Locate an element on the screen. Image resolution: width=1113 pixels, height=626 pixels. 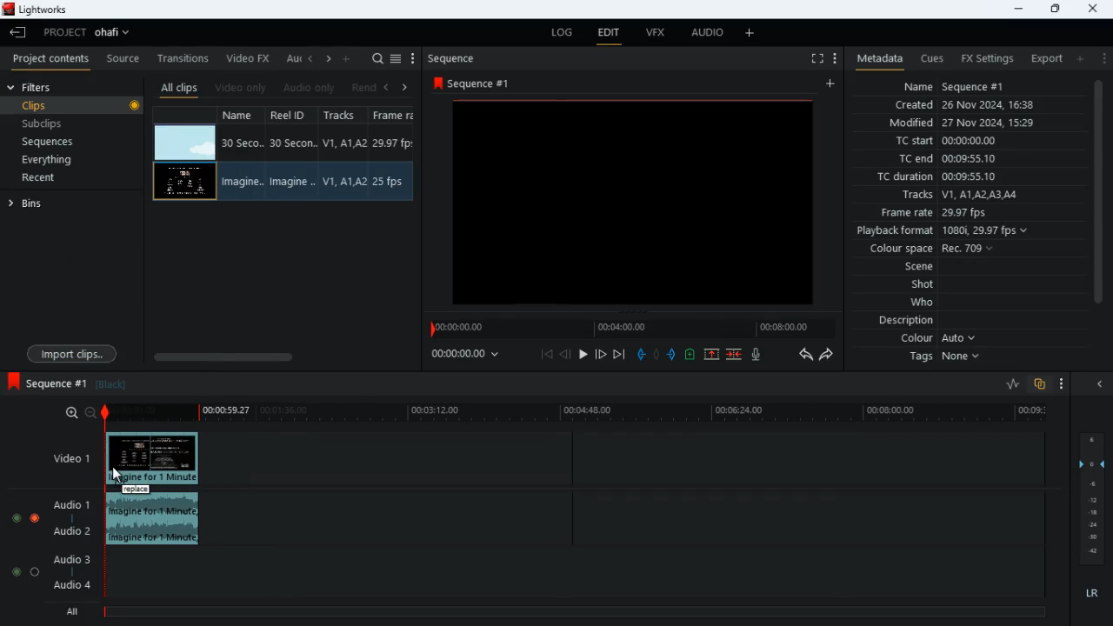
toggle is located at coordinates (36, 571).